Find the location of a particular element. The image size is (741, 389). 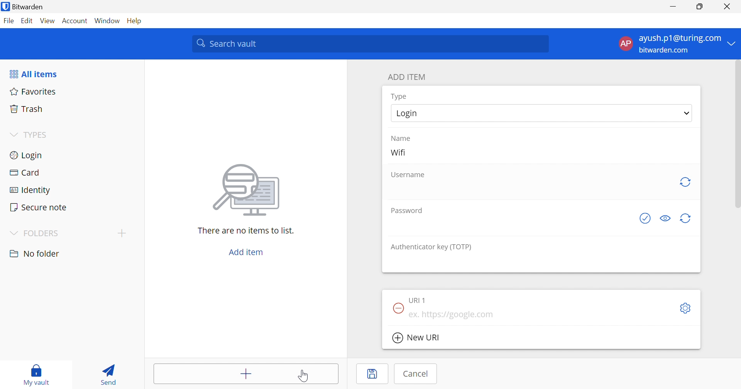

My vault is located at coordinates (37, 371).